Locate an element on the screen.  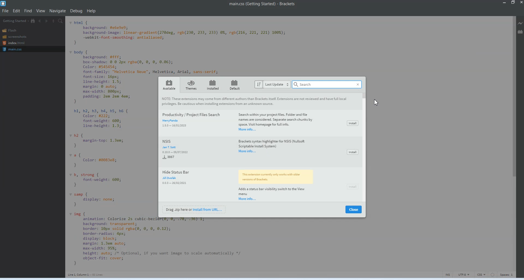
Split editor vertically and Horizontally is located at coordinates (53, 20).